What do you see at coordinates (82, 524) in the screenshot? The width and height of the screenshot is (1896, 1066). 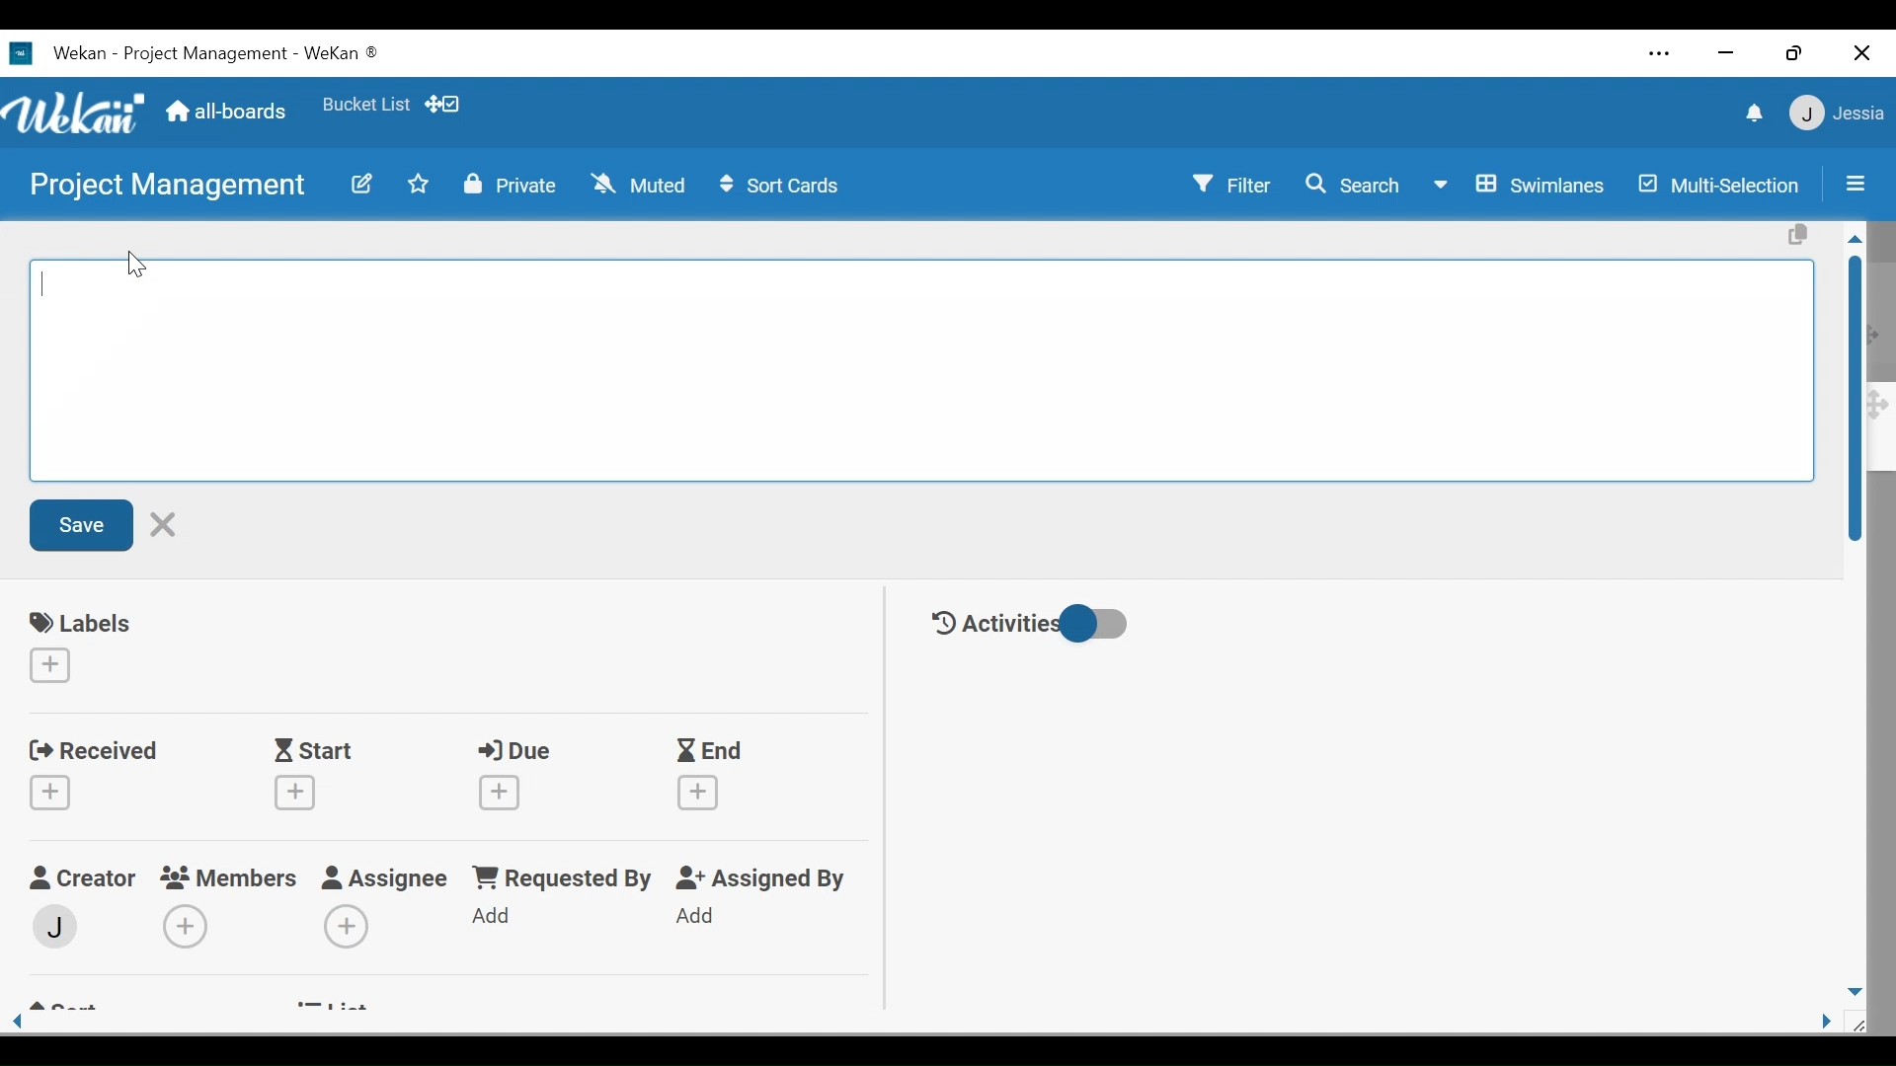 I see `Save` at bounding box center [82, 524].